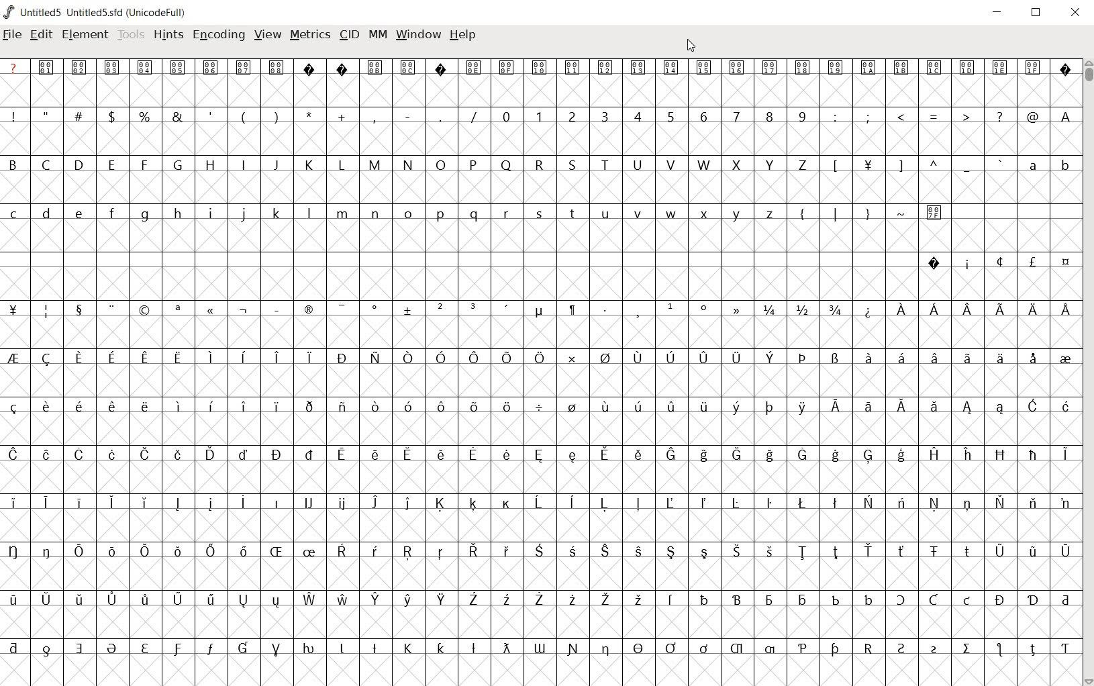 This screenshot has height=686, width=1094. What do you see at coordinates (835, 407) in the screenshot?
I see `Symbol` at bounding box center [835, 407].